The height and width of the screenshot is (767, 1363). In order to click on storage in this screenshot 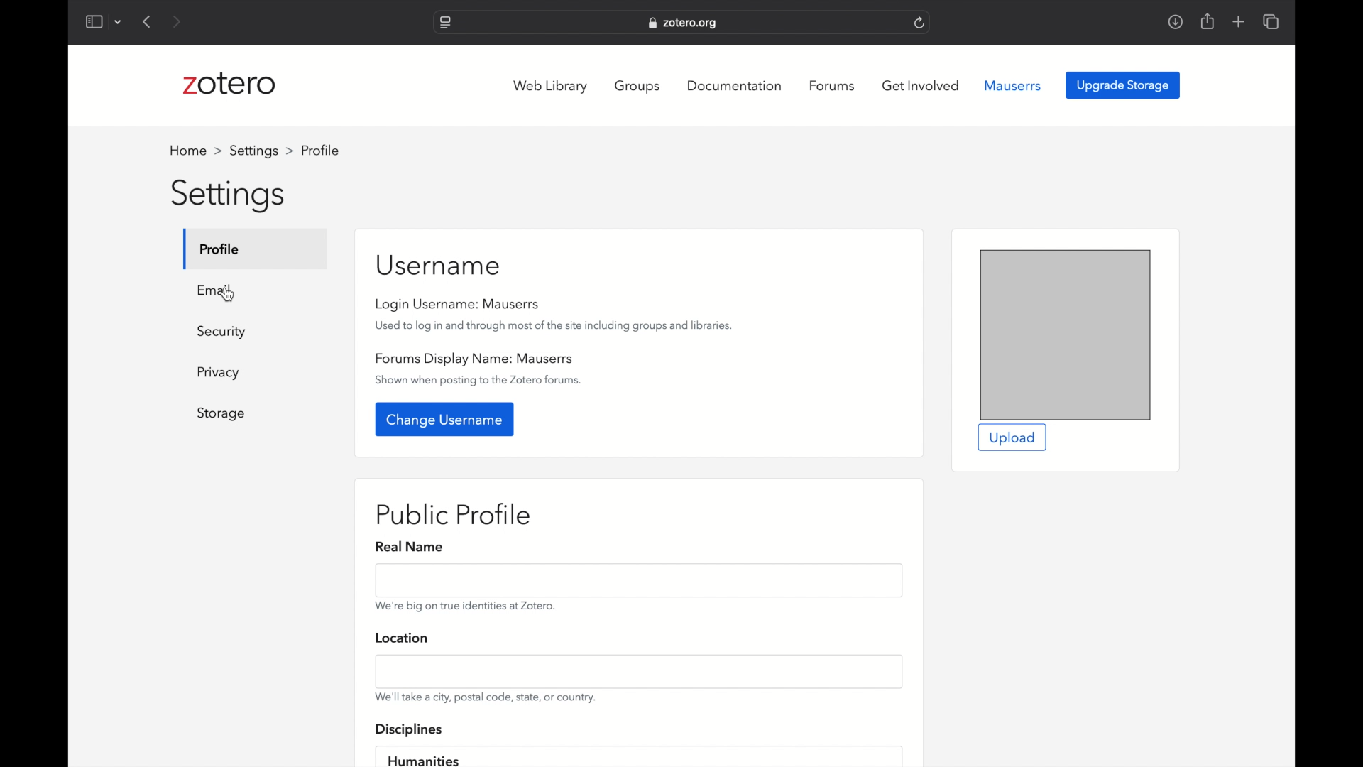, I will do `click(221, 414)`.